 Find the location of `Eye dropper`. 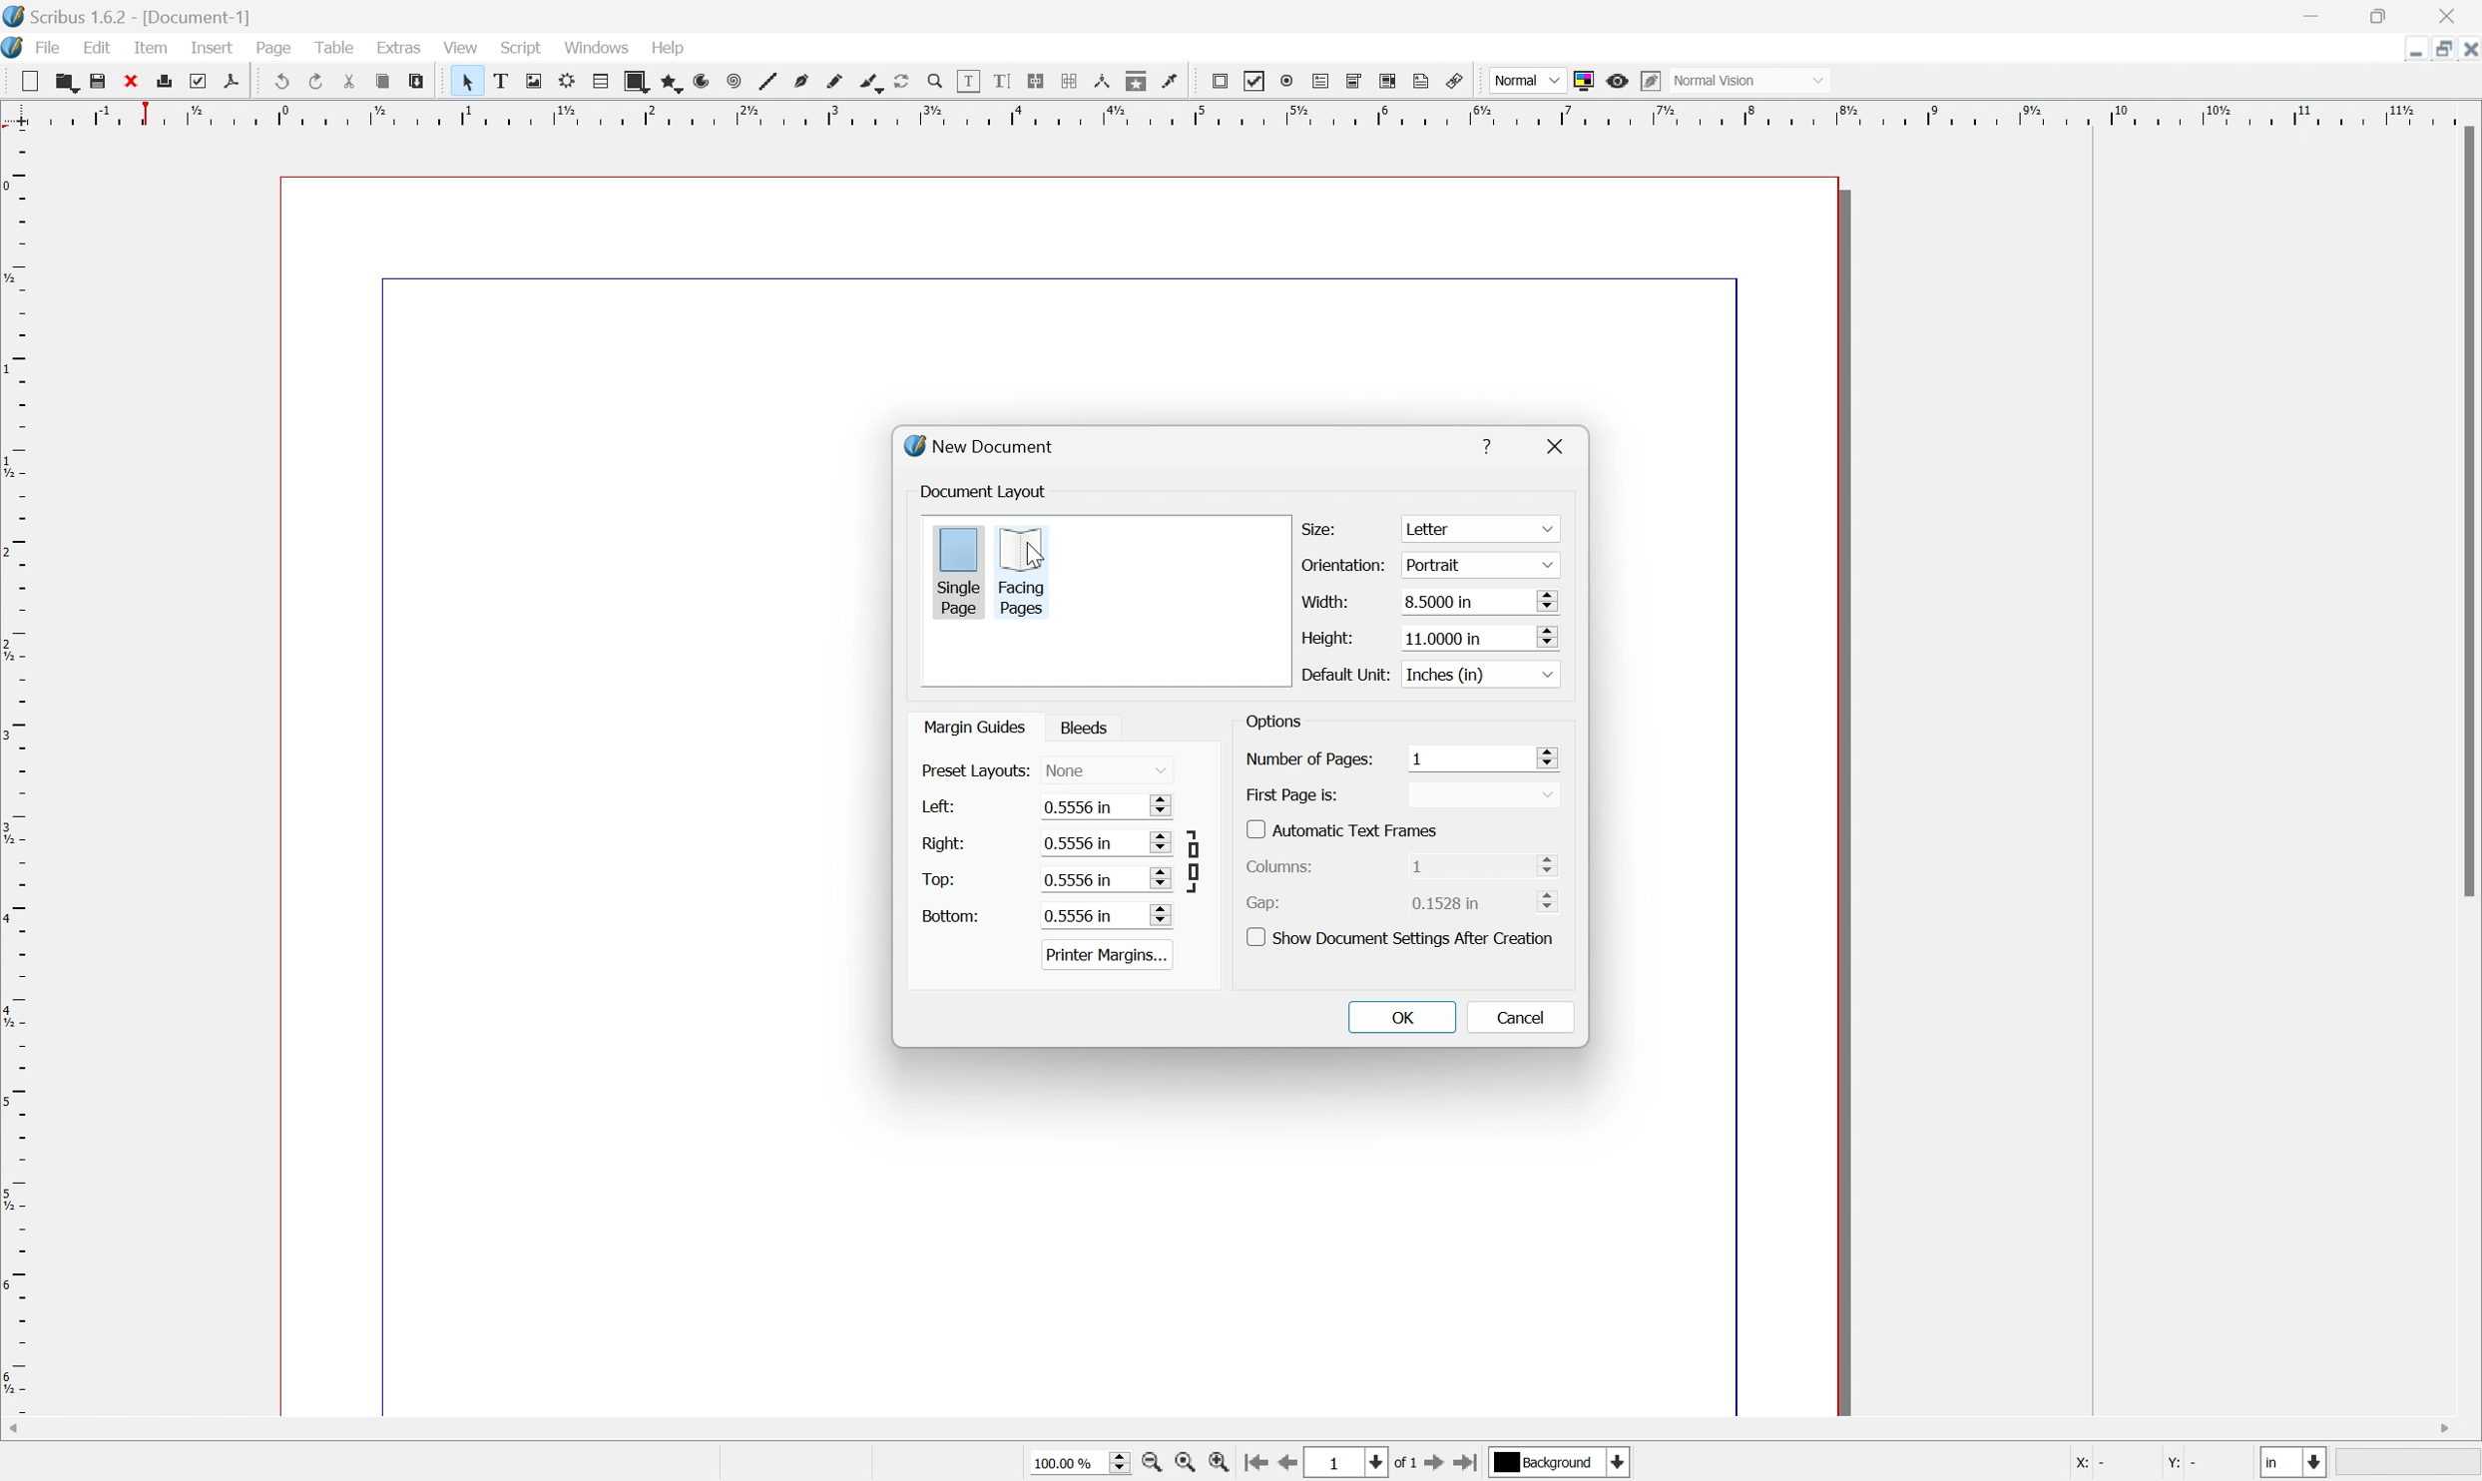

Eye dropper is located at coordinates (1173, 82).